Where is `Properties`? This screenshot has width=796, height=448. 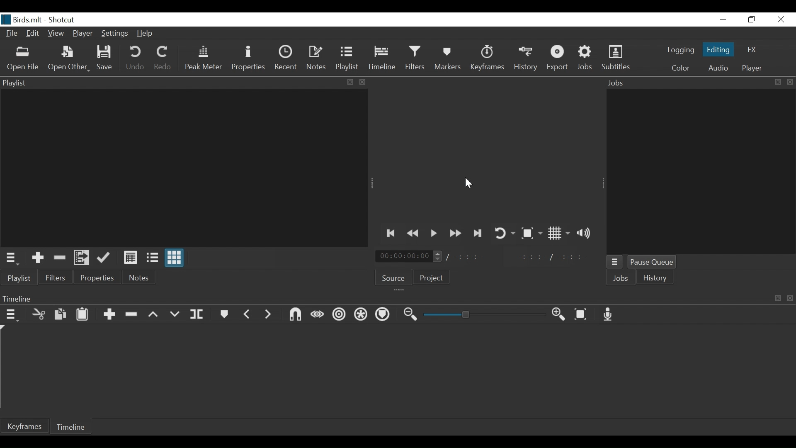 Properties is located at coordinates (248, 58).